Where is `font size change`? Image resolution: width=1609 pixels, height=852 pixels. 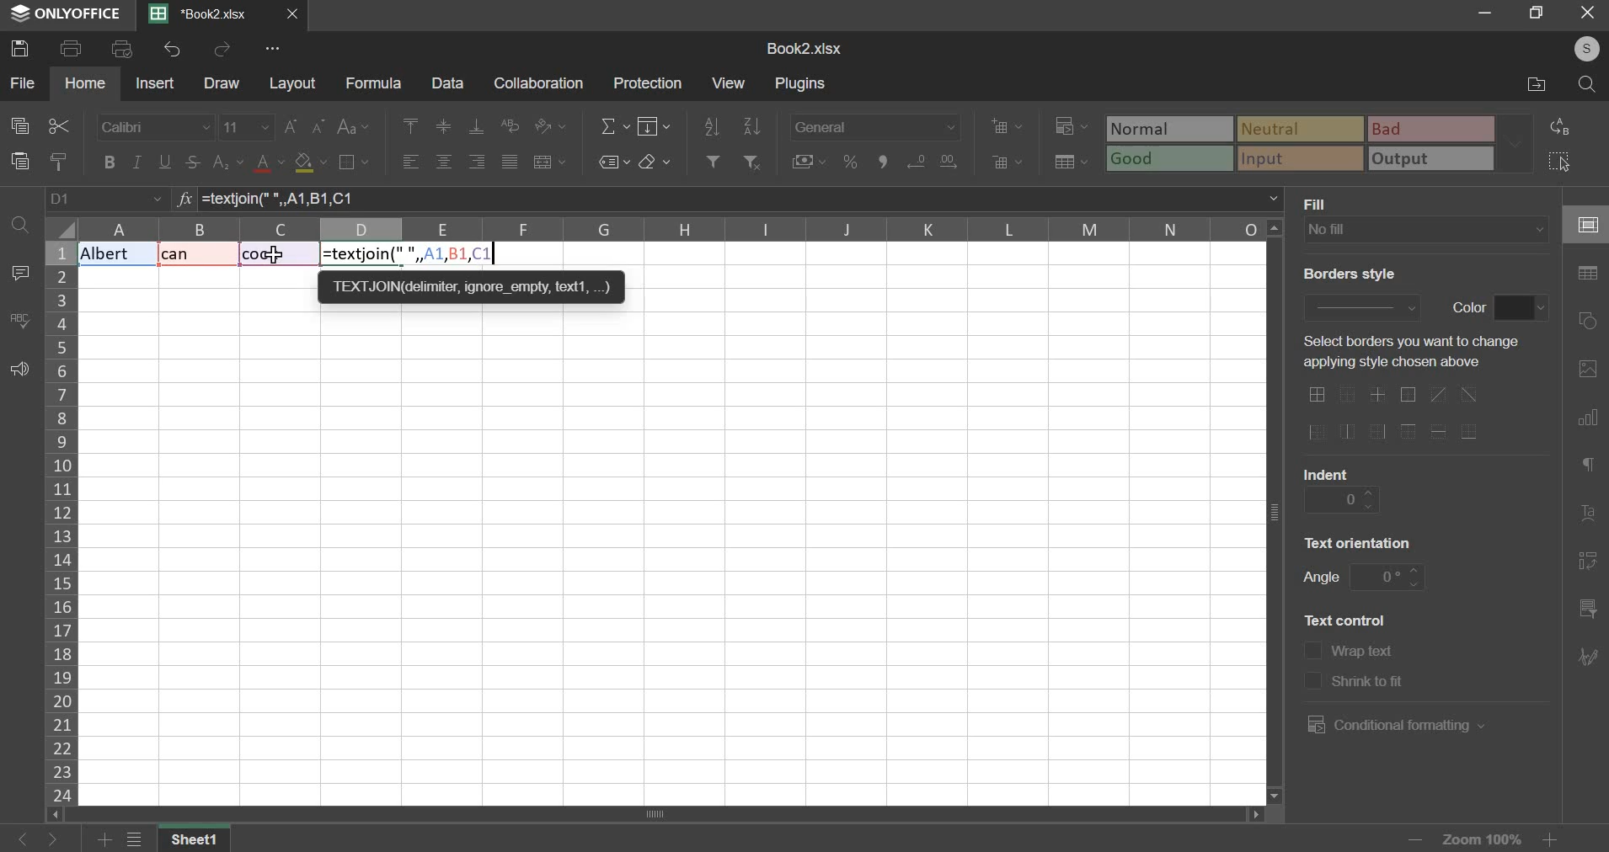 font size change is located at coordinates (307, 126).